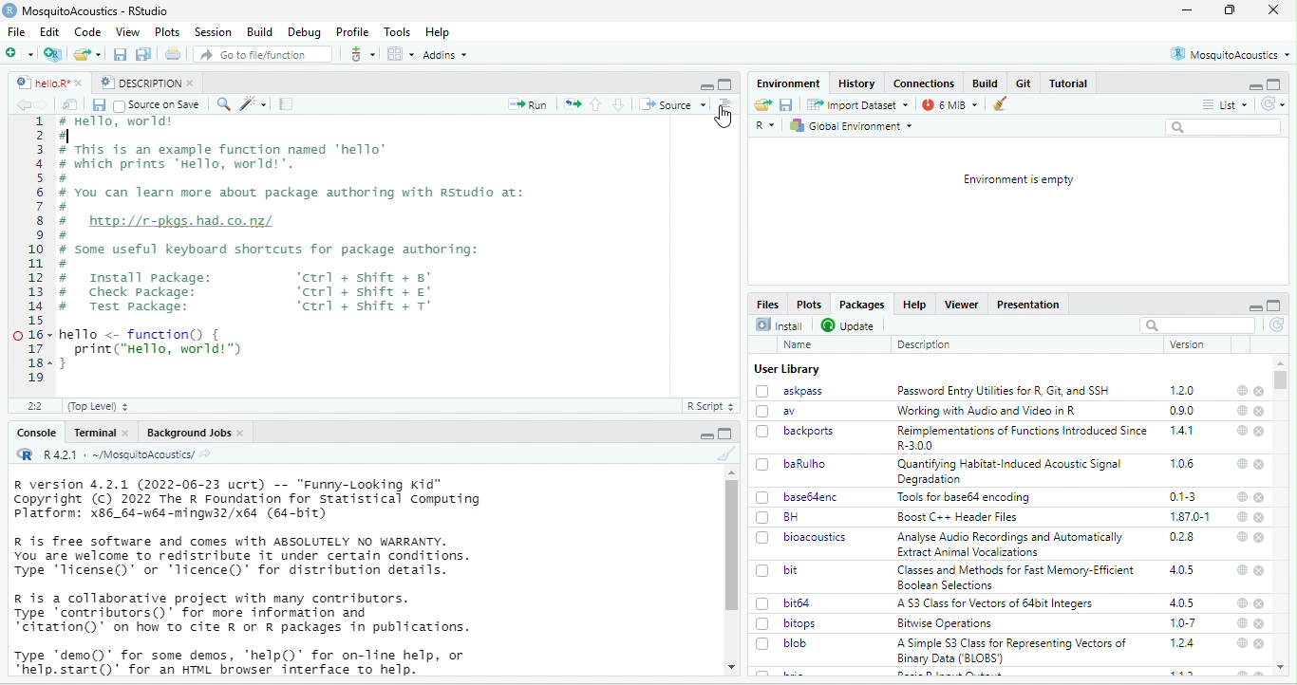 This screenshot has height=685, width=1297. What do you see at coordinates (1285, 381) in the screenshot?
I see `scroll bar` at bounding box center [1285, 381].